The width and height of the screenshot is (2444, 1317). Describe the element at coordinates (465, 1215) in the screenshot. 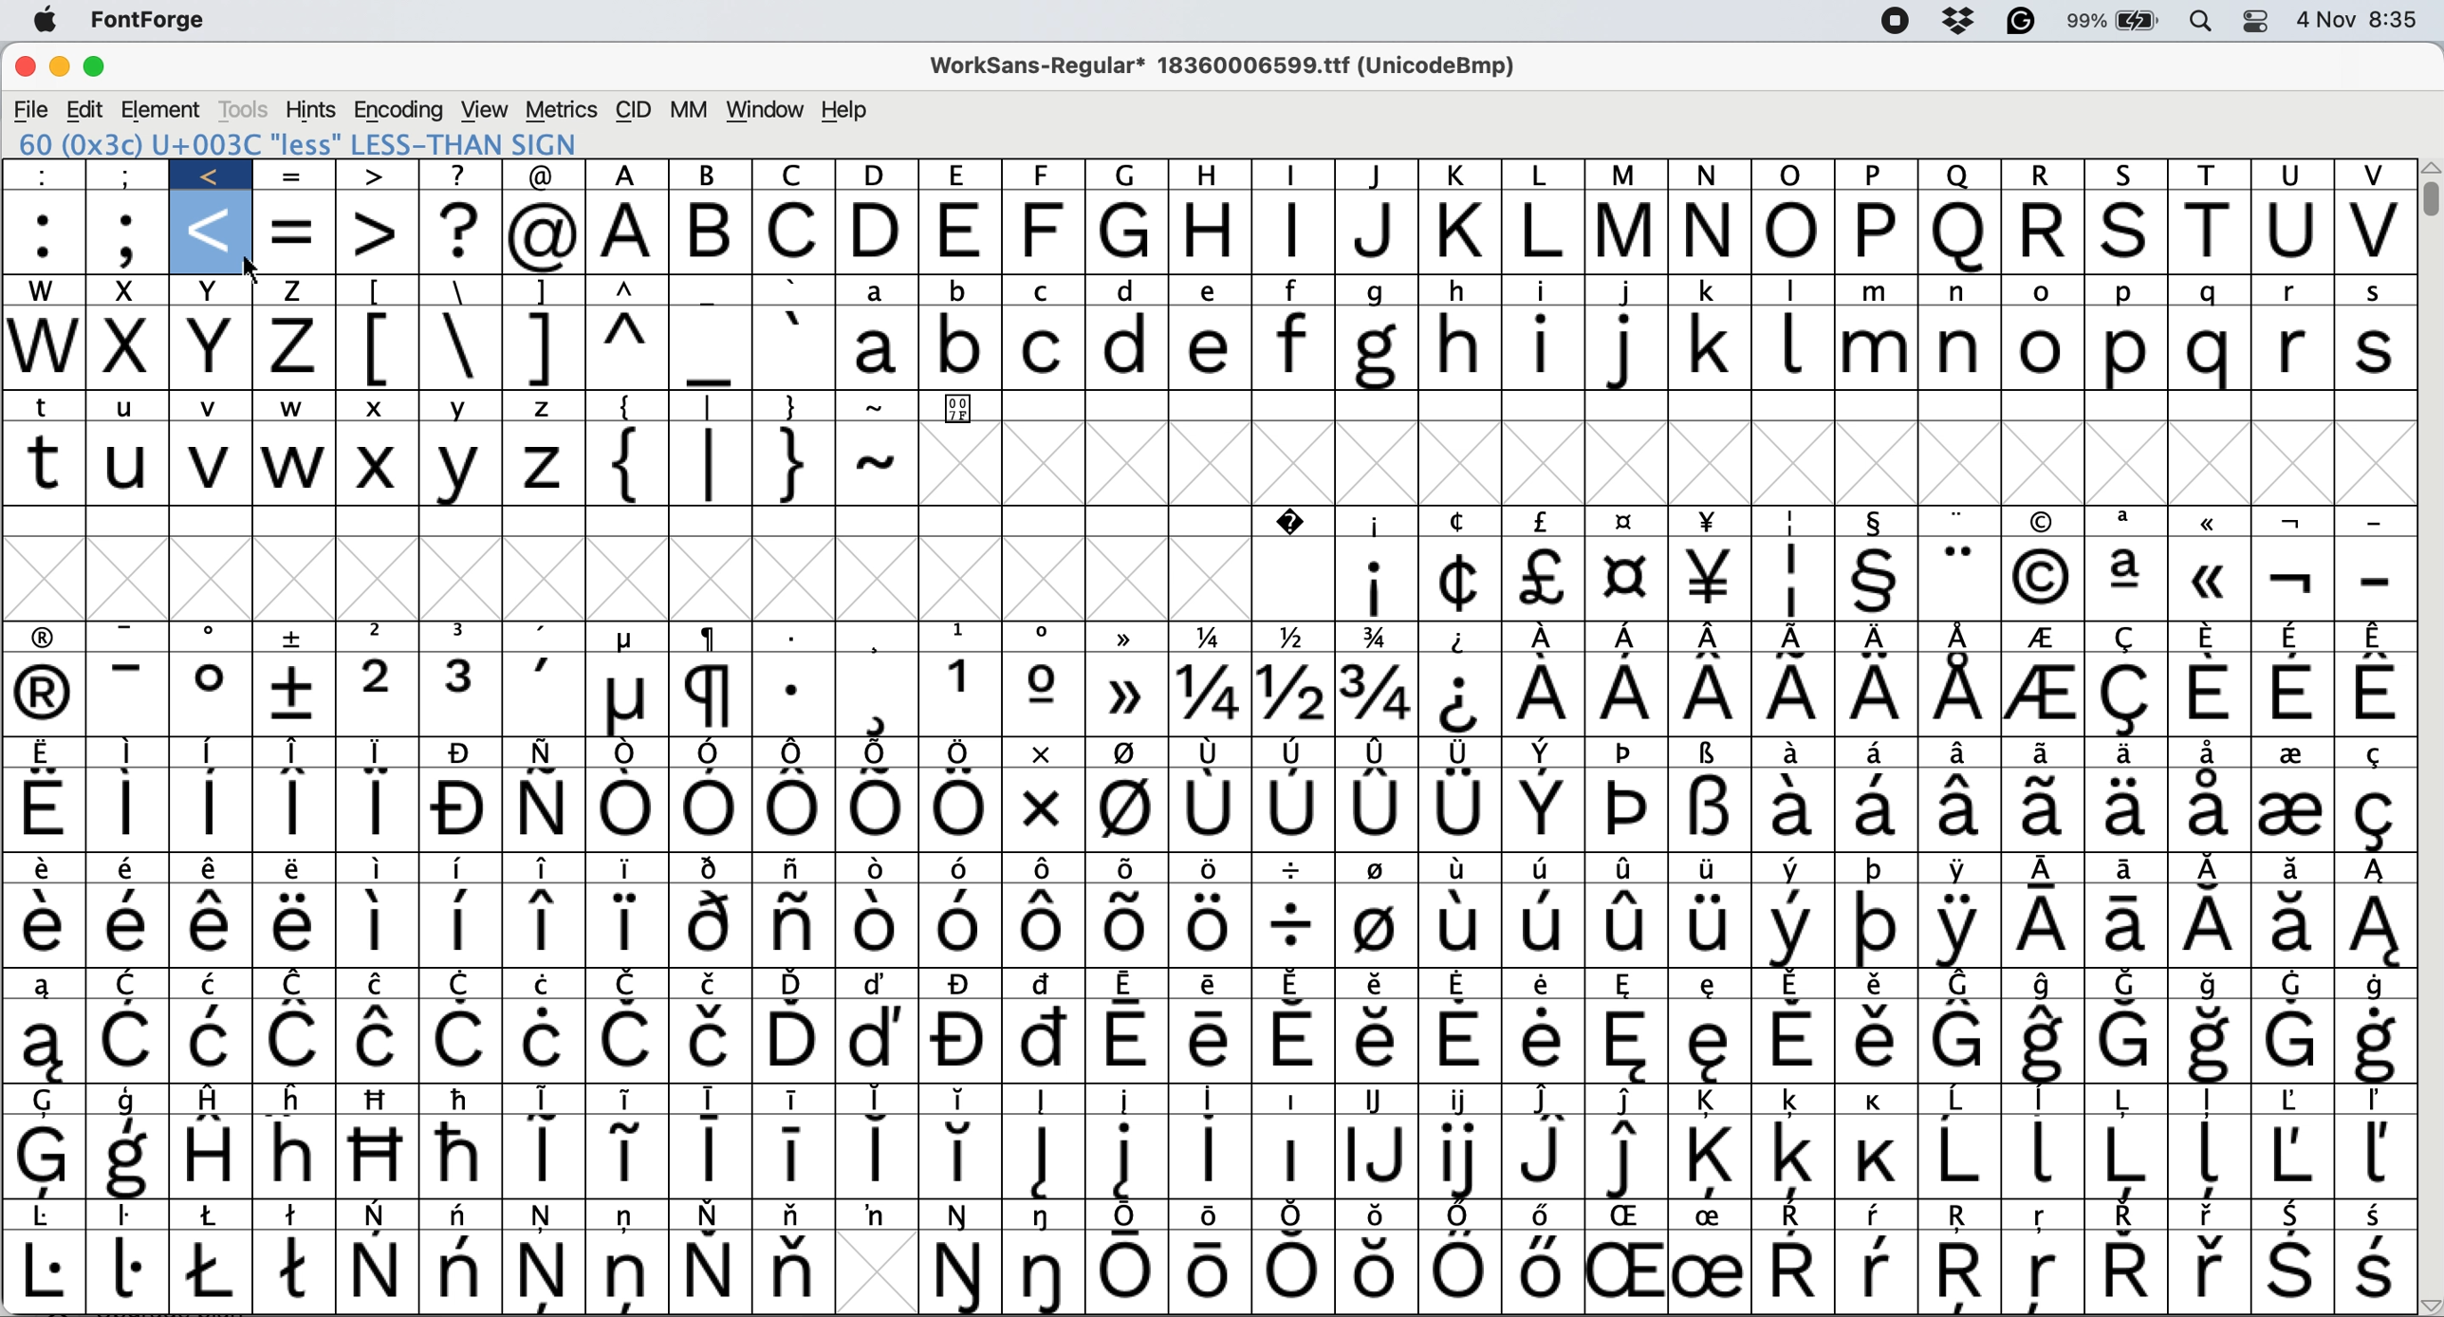

I see `Symbol` at that location.